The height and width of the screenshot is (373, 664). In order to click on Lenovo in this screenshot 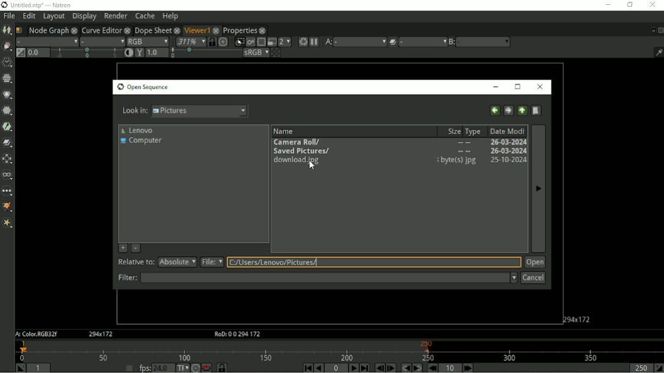, I will do `click(137, 131)`.